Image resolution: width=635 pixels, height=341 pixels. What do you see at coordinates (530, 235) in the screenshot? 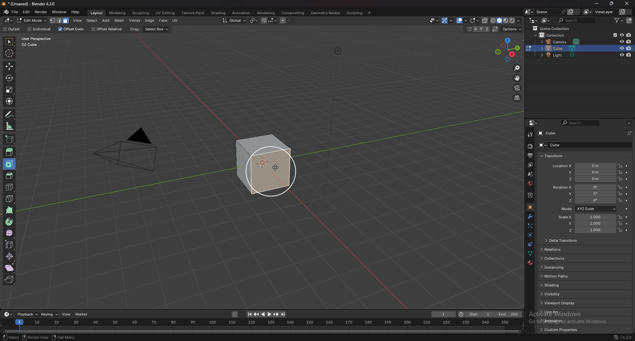
I see `physics` at bounding box center [530, 235].